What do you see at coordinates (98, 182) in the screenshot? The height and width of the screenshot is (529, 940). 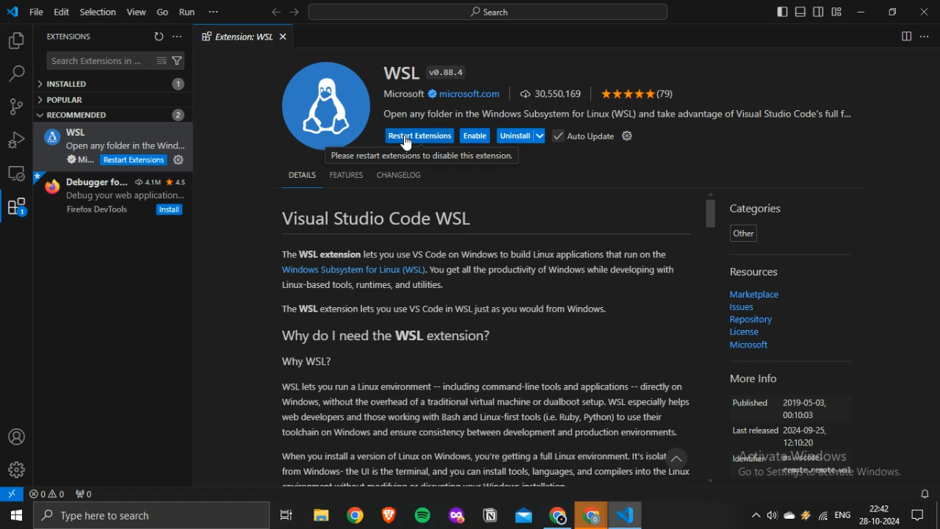 I see `Debugger fo...` at bounding box center [98, 182].